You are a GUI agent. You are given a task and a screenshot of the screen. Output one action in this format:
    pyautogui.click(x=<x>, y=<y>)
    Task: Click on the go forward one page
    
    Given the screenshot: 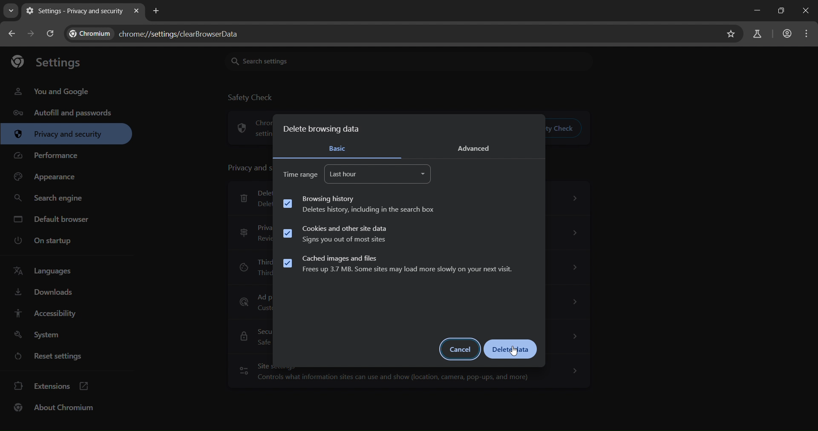 What is the action you would take?
    pyautogui.click(x=31, y=33)
    